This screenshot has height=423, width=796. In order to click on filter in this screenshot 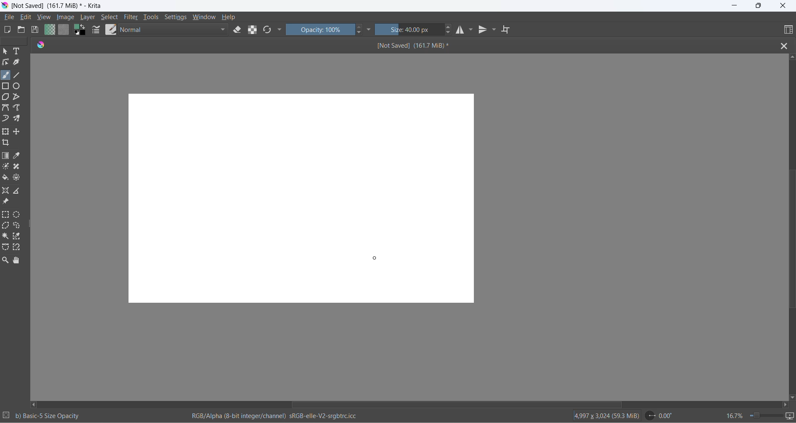, I will do `click(131, 18)`.